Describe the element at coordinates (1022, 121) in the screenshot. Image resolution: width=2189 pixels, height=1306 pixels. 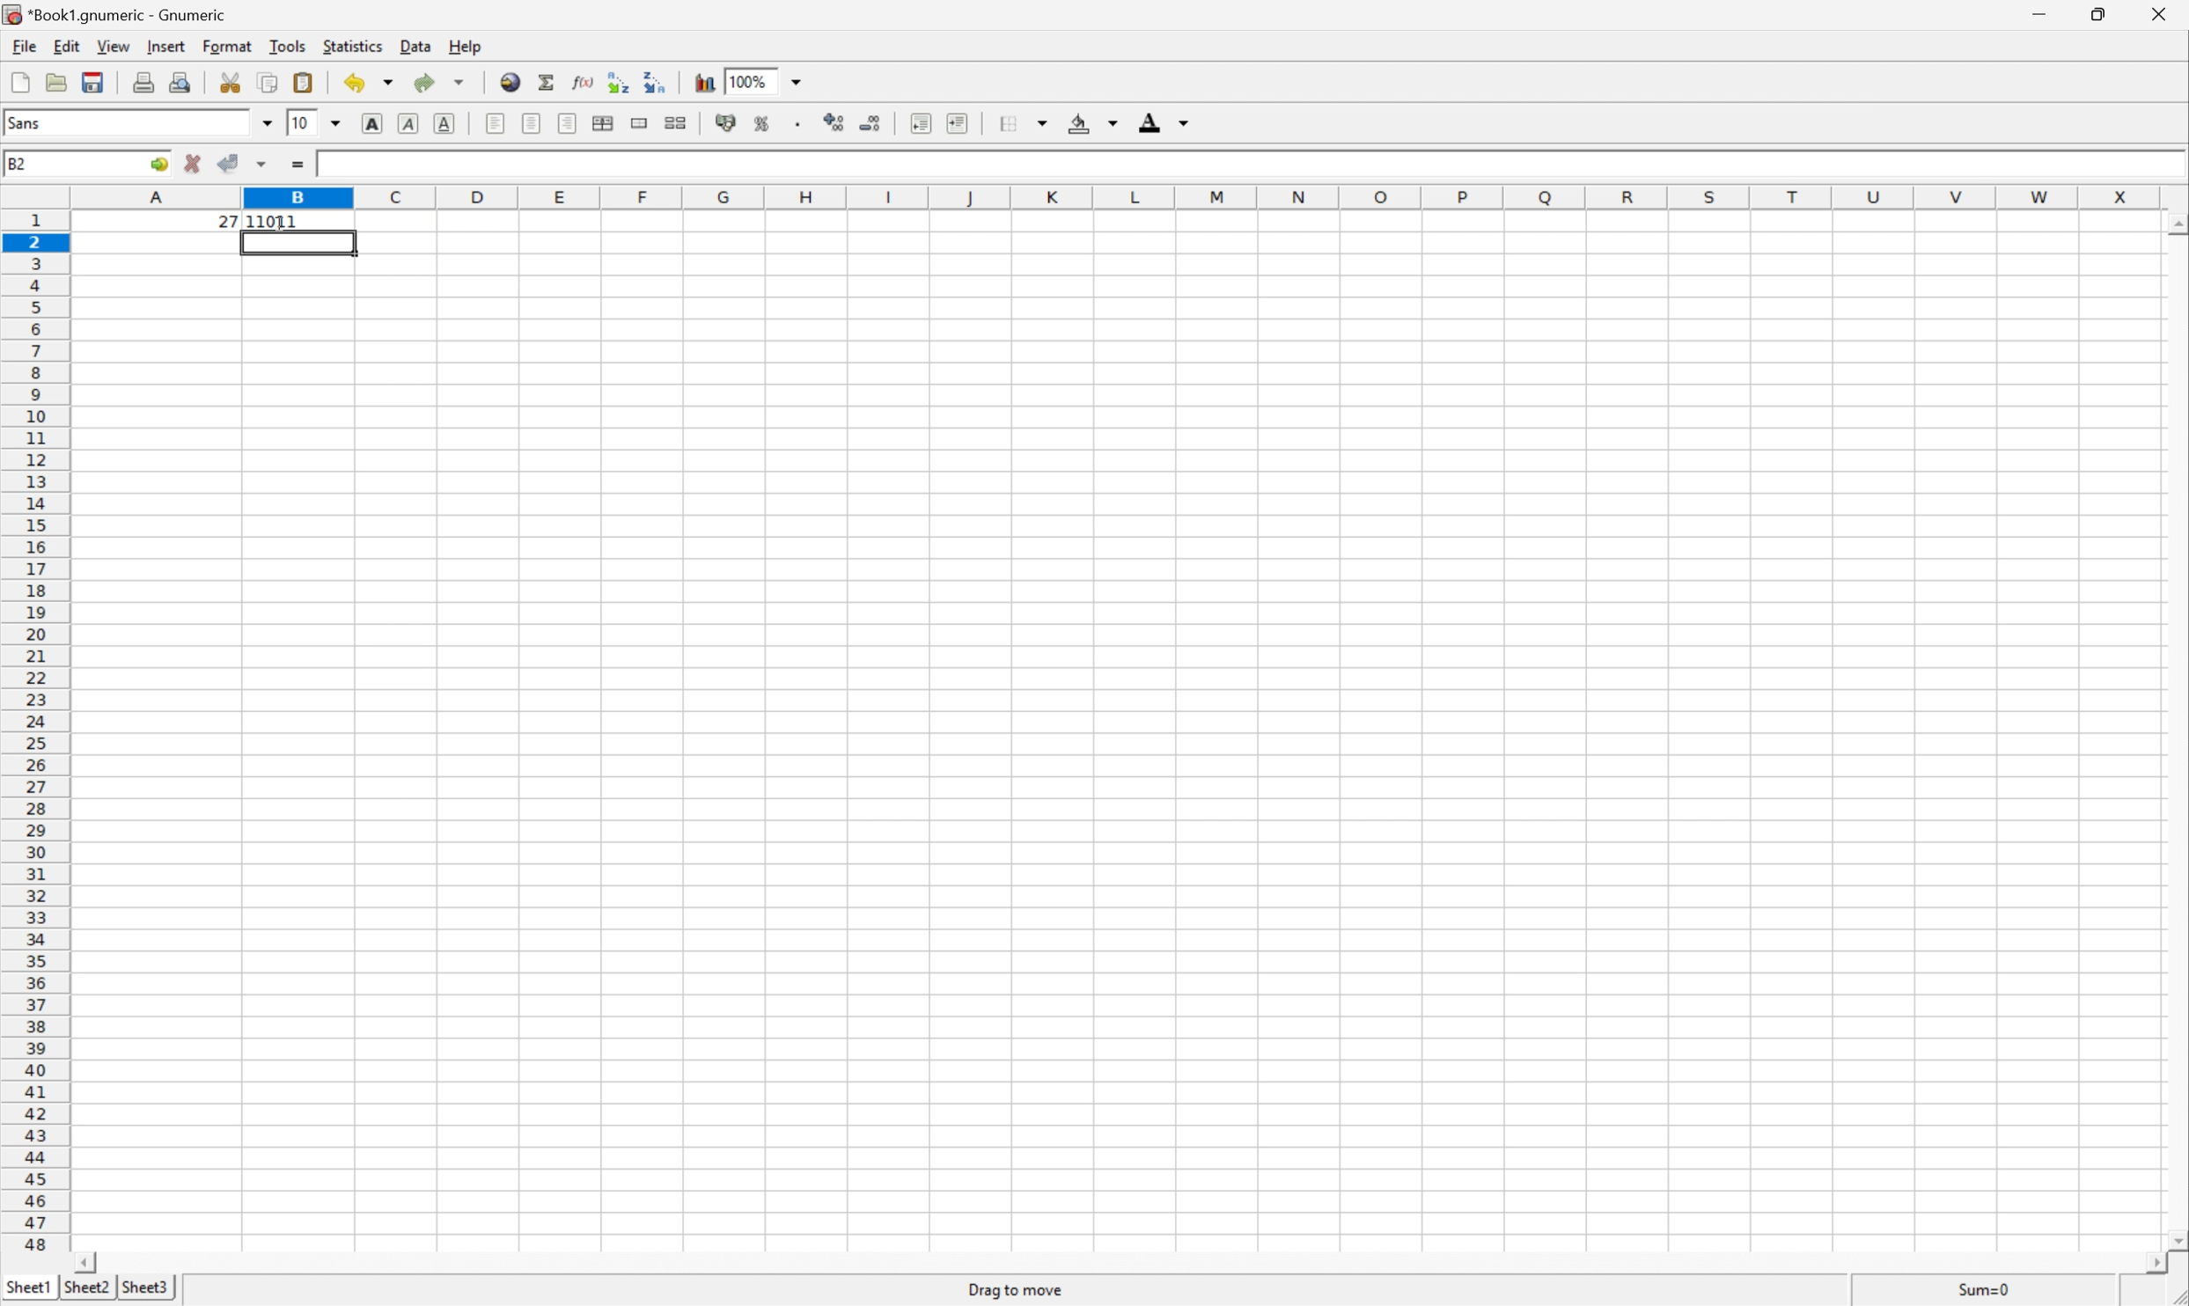
I see `Borders` at that location.